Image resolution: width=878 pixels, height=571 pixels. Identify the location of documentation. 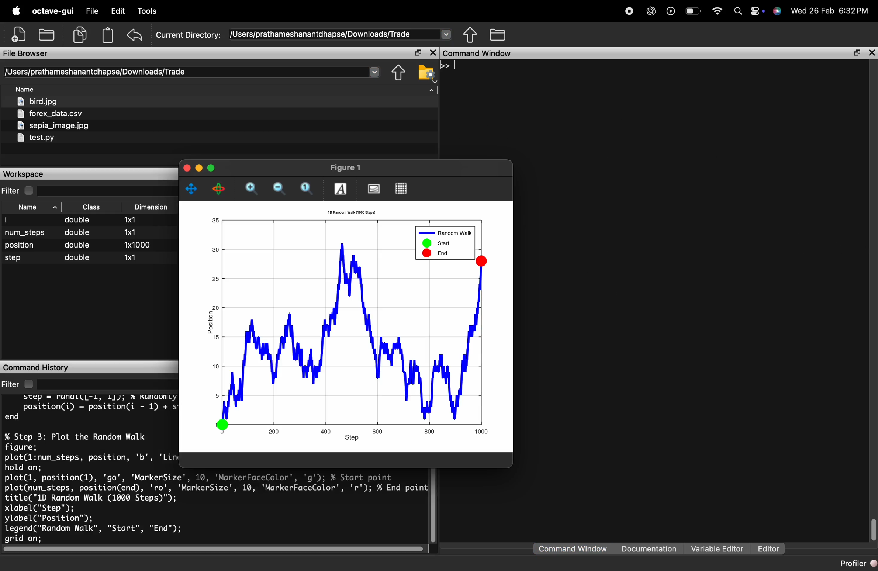
(649, 549).